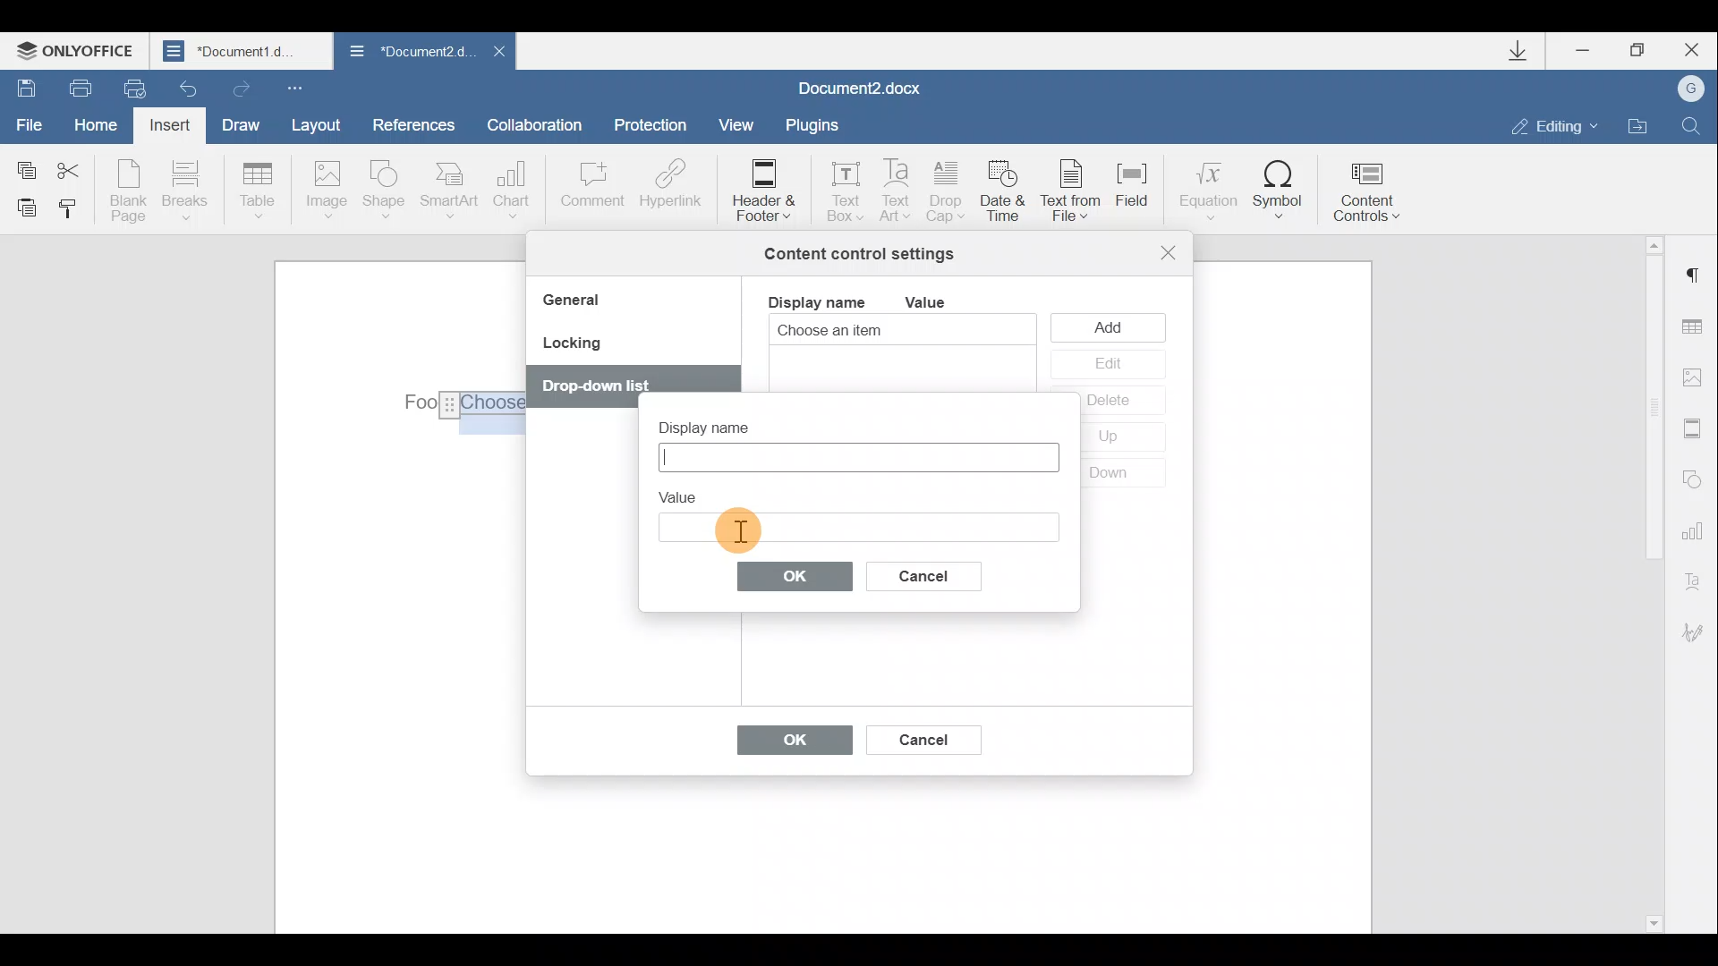 This screenshot has width=1718, height=966. I want to click on Cancel, so click(939, 572).